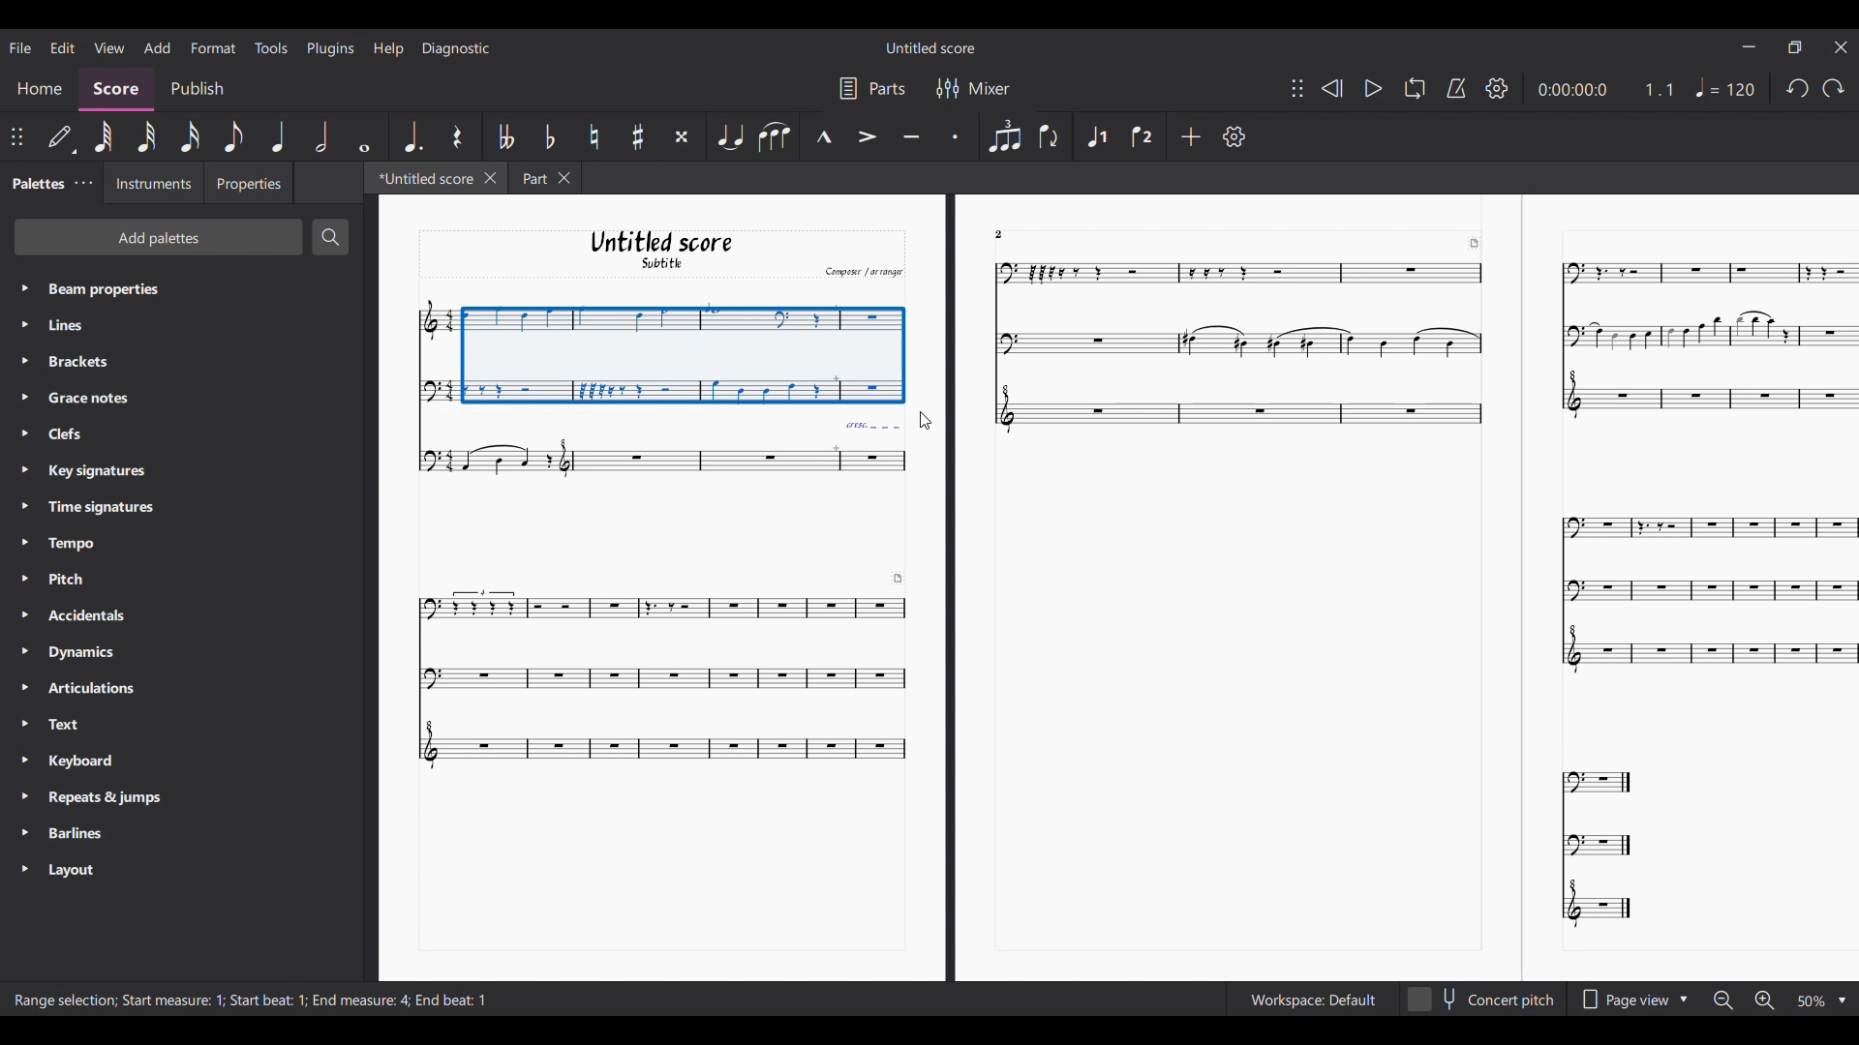 The image size is (1859, 1045). Describe the element at coordinates (1312, 1000) in the screenshot. I see `Workspace setting` at that location.